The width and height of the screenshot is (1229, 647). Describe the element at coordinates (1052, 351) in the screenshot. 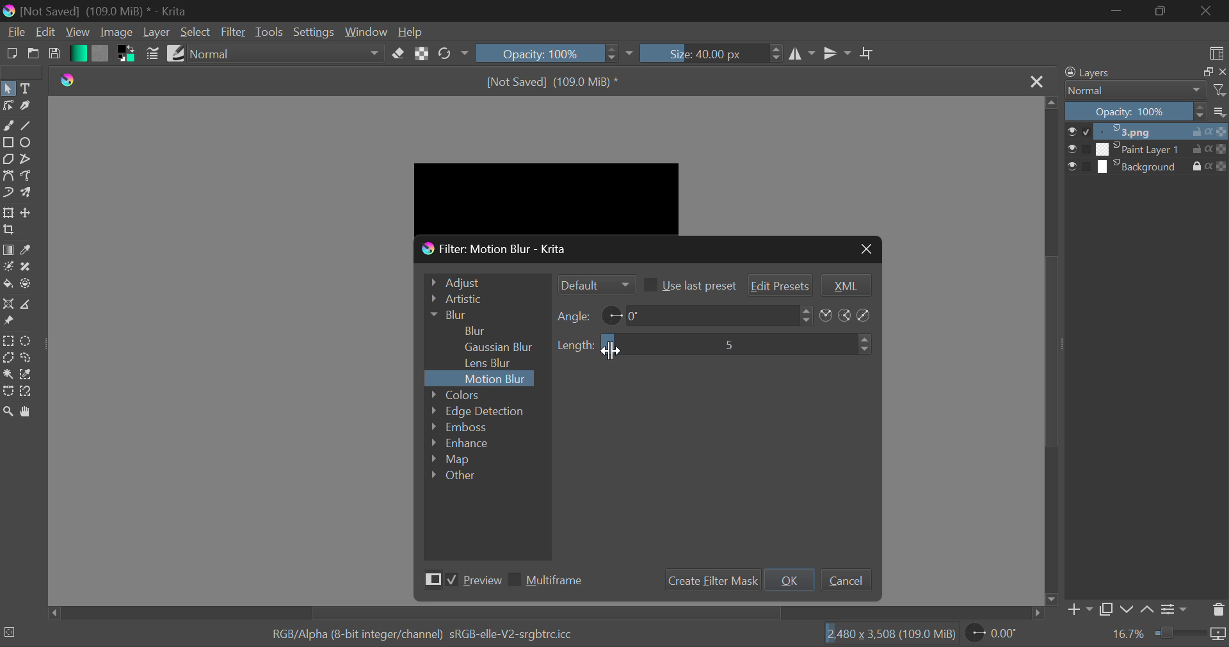

I see `Scroll Bar` at that location.